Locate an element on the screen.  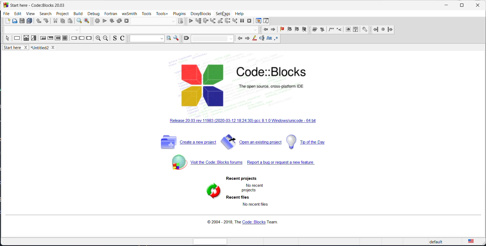
return instruction is located at coordinates (89, 38).